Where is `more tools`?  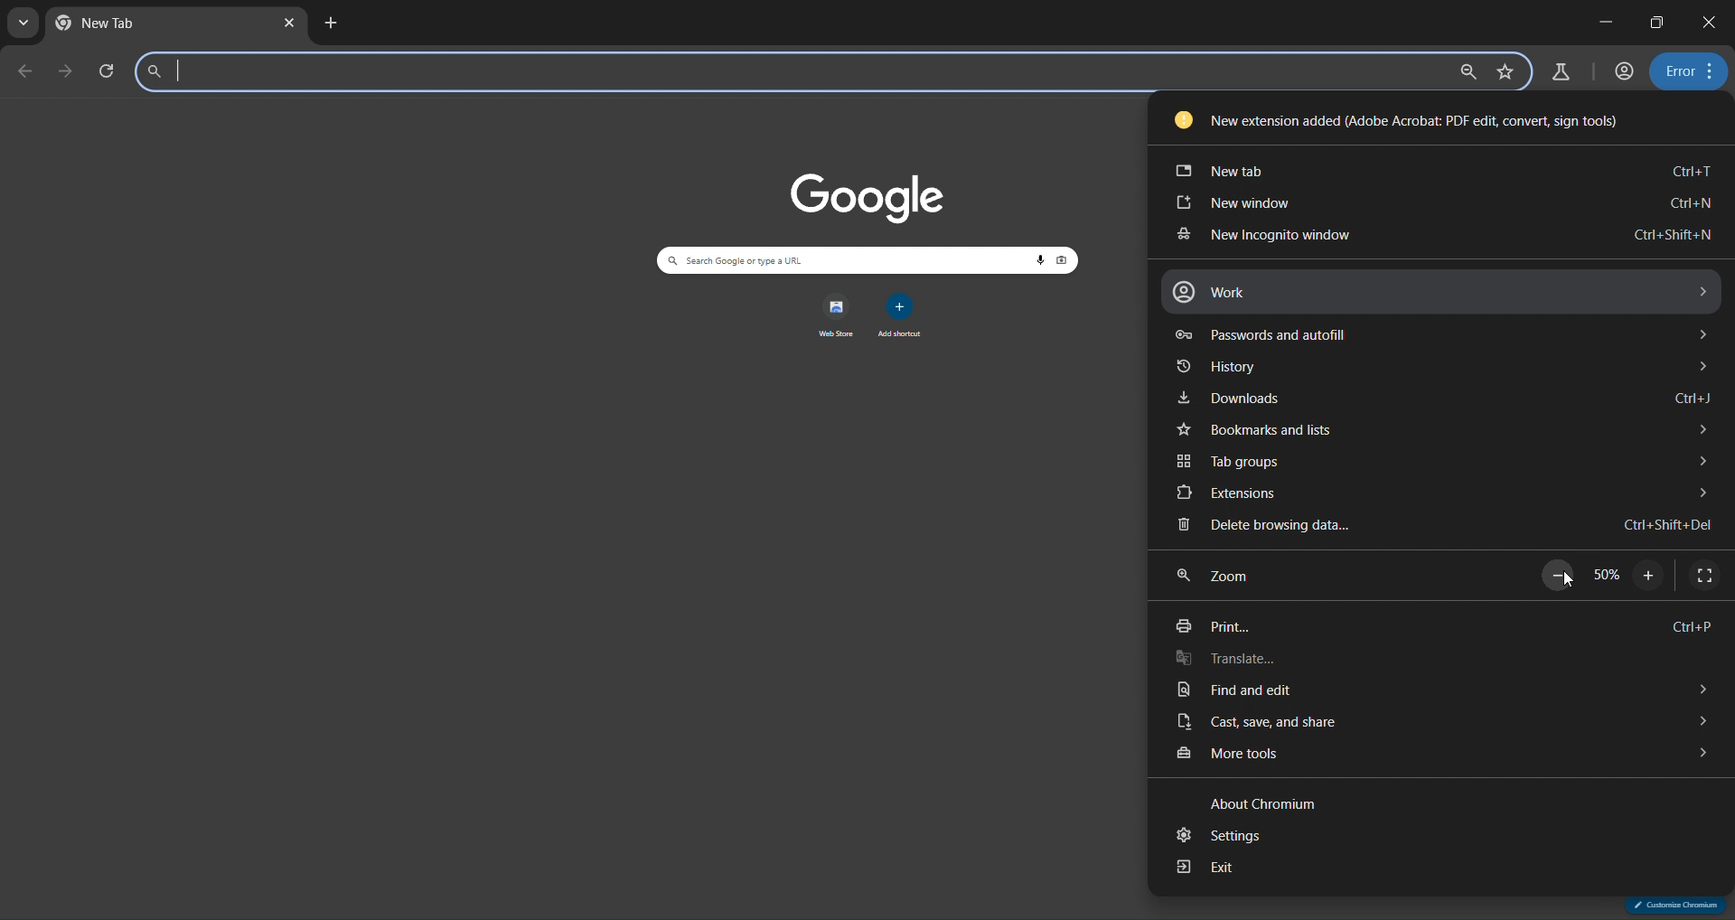 more tools is located at coordinates (1443, 755).